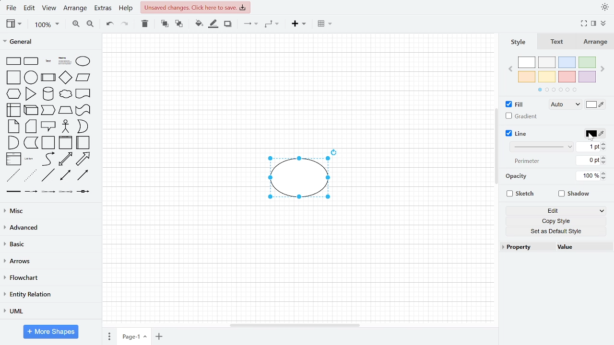 The image size is (614, 345). I want to click on Gradient, so click(522, 117).